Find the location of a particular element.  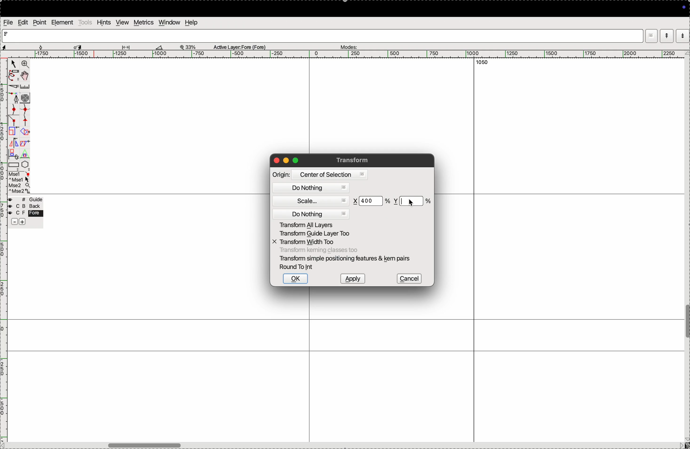

guide is located at coordinates (27, 199).